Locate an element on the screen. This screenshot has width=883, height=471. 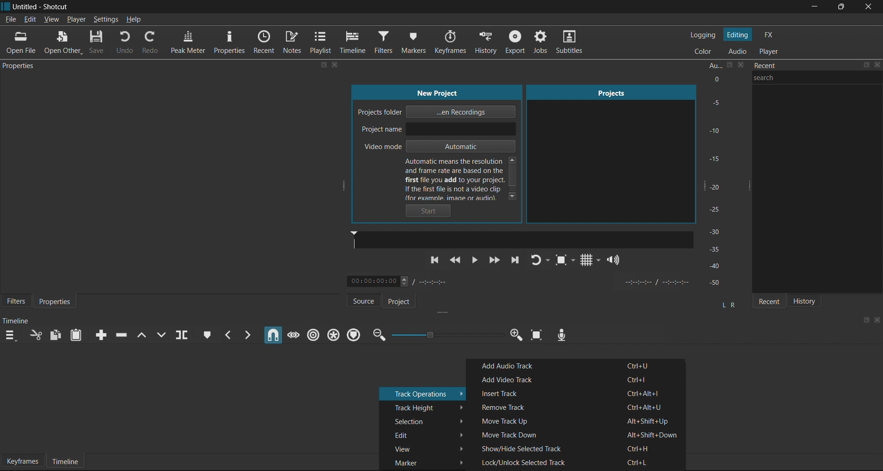
maximize is located at coordinates (324, 65).